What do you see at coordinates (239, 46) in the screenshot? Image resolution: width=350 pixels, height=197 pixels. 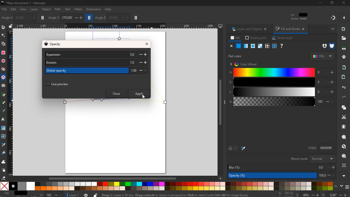 I see `normal` at bounding box center [239, 46].